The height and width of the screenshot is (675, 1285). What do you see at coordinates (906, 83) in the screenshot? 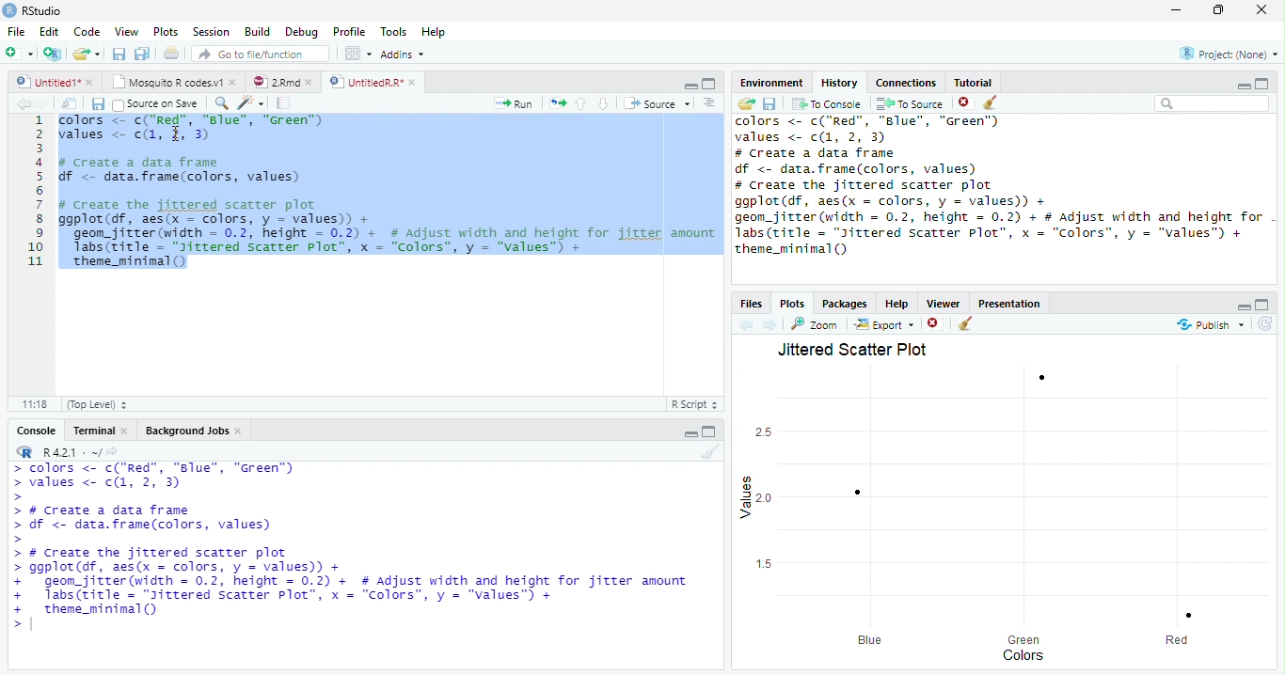
I see `Connections` at bounding box center [906, 83].